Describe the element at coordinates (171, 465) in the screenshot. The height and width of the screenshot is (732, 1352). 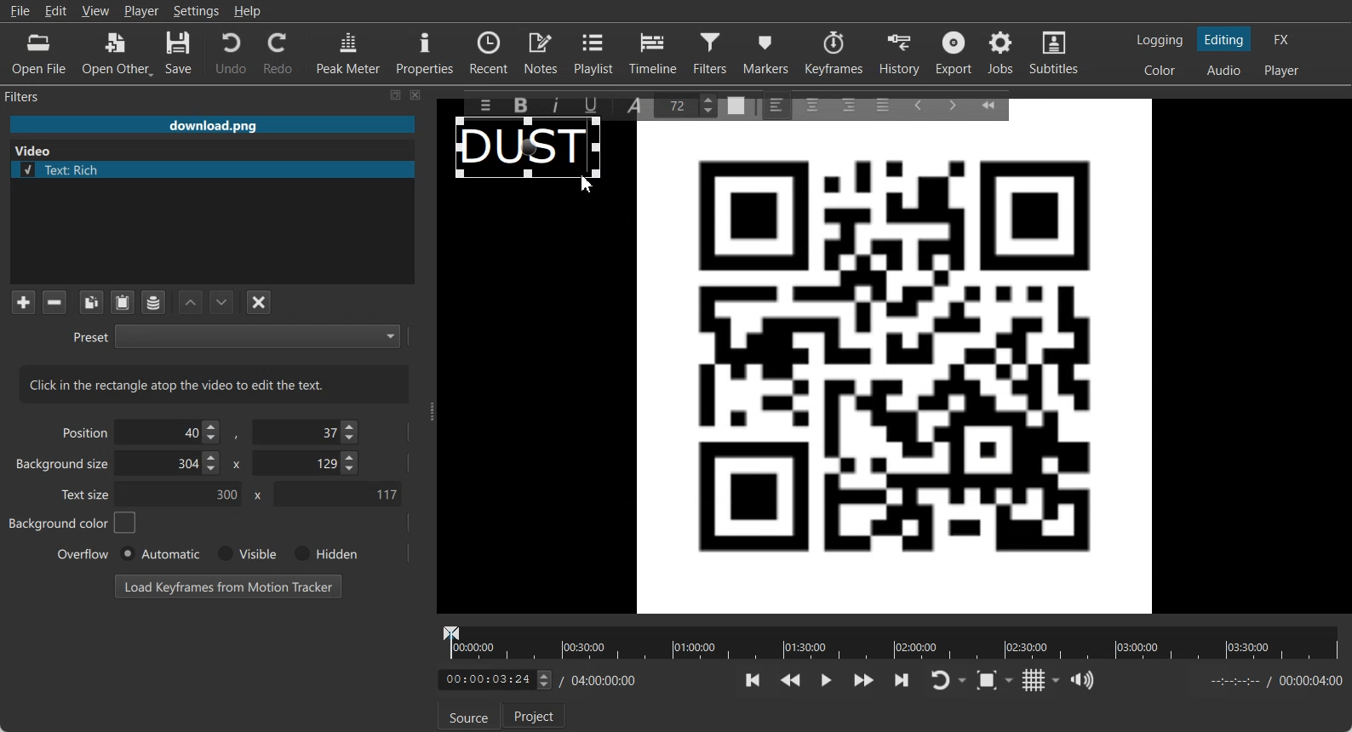
I see `Background size X- Coordinate` at that location.